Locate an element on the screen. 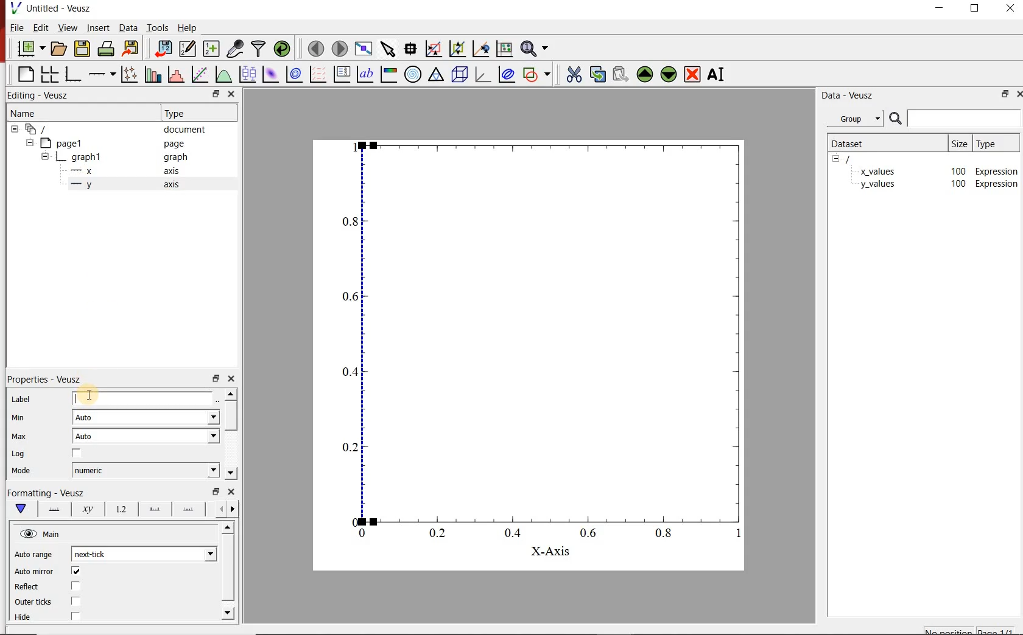  move up is located at coordinates (227, 528).